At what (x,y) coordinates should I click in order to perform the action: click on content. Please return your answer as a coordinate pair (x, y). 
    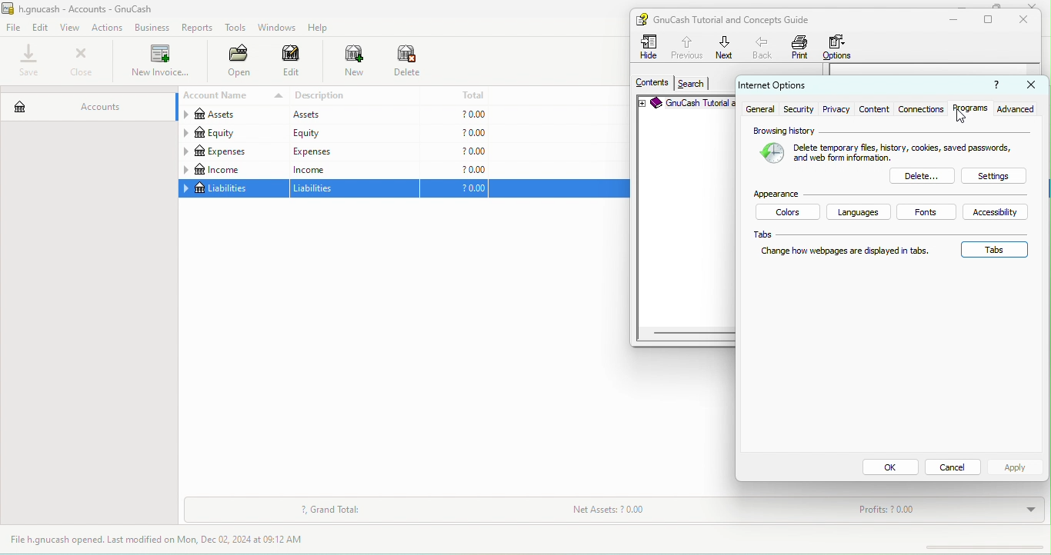
    Looking at the image, I should click on (874, 109).